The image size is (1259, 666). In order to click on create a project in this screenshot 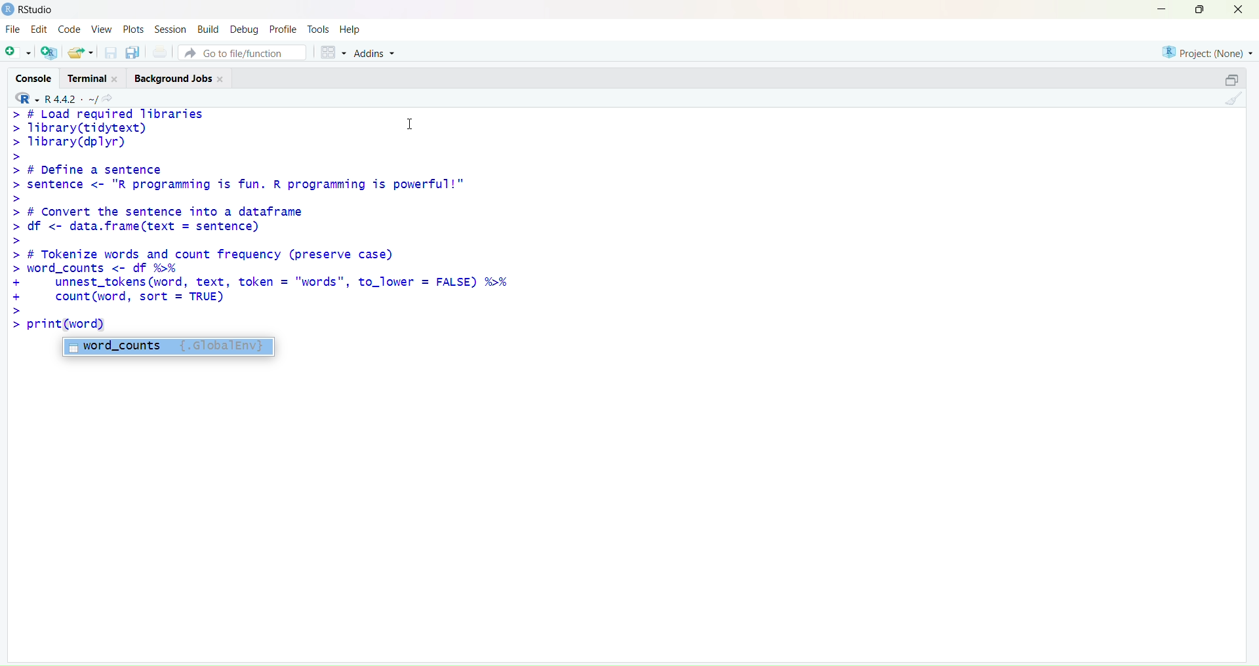, I will do `click(49, 53)`.